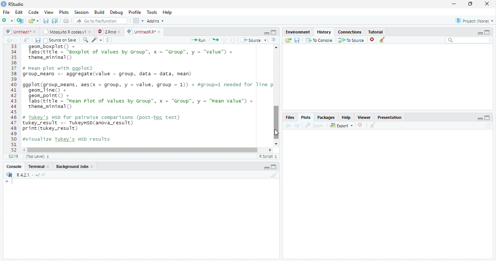 The height and width of the screenshot is (261, 496). I want to click on Packages, so click(327, 117).